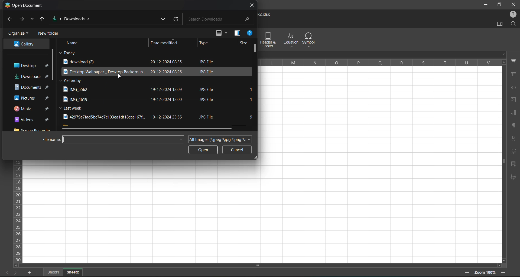 The height and width of the screenshot is (277, 520). What do you see at coordinates (514, 177) in the screenshot?
I see `signature` at bounding box center [514, 177].